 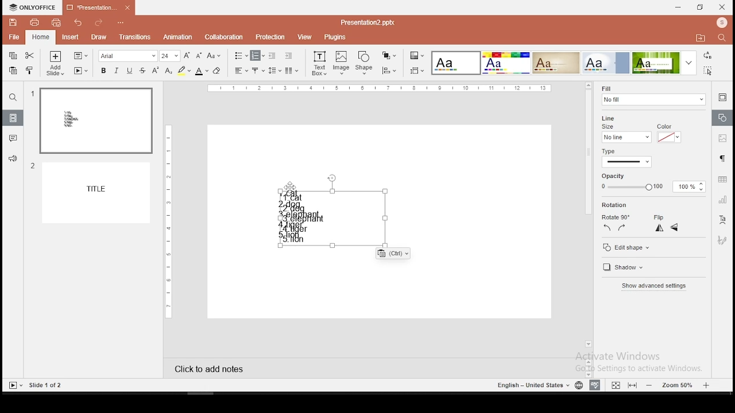 What do you see at coordinates (41, 37) in the screenshot?
I see `home` at bounding box center [41, 37].